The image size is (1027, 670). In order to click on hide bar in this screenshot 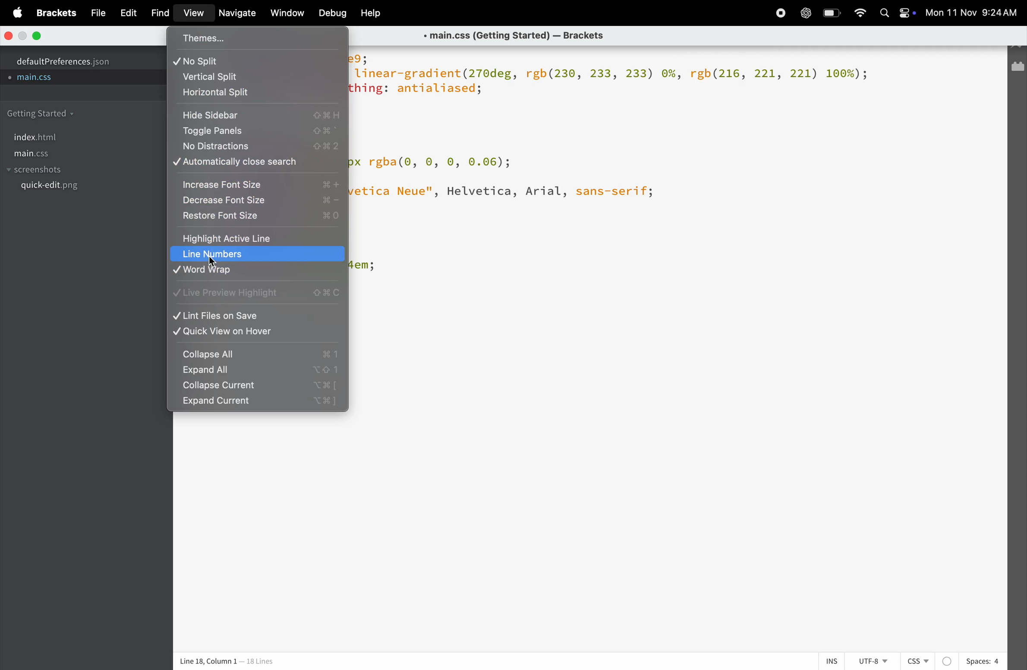, I will do `click(256, 115)`.